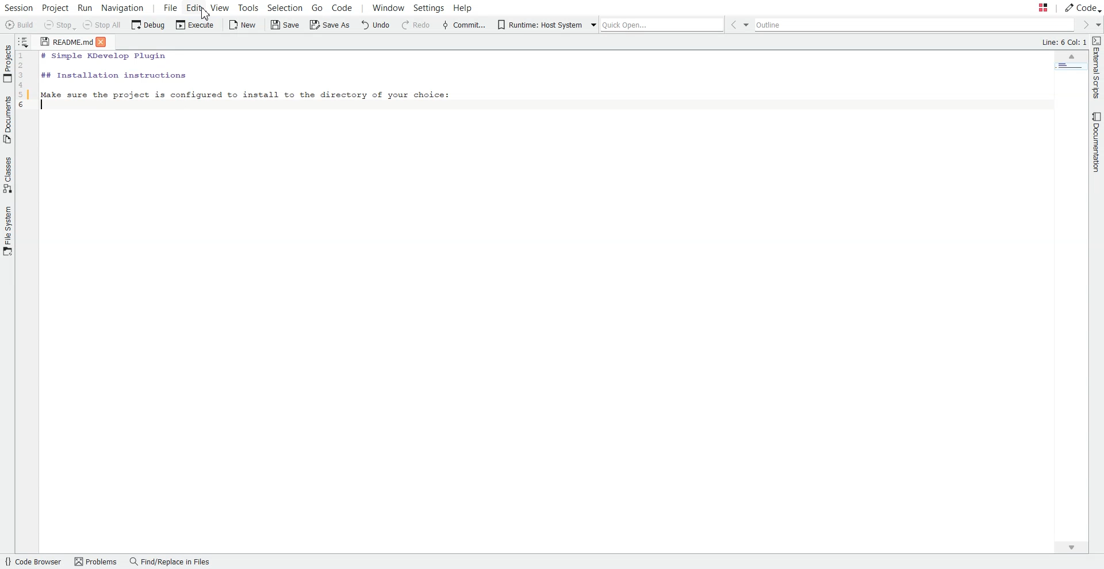  I want to click on Scroll up arrow, so click(1071, 57).